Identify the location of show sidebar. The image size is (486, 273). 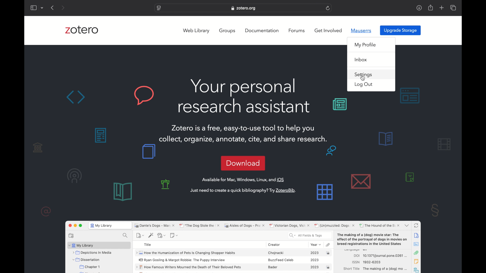
(33, 8).